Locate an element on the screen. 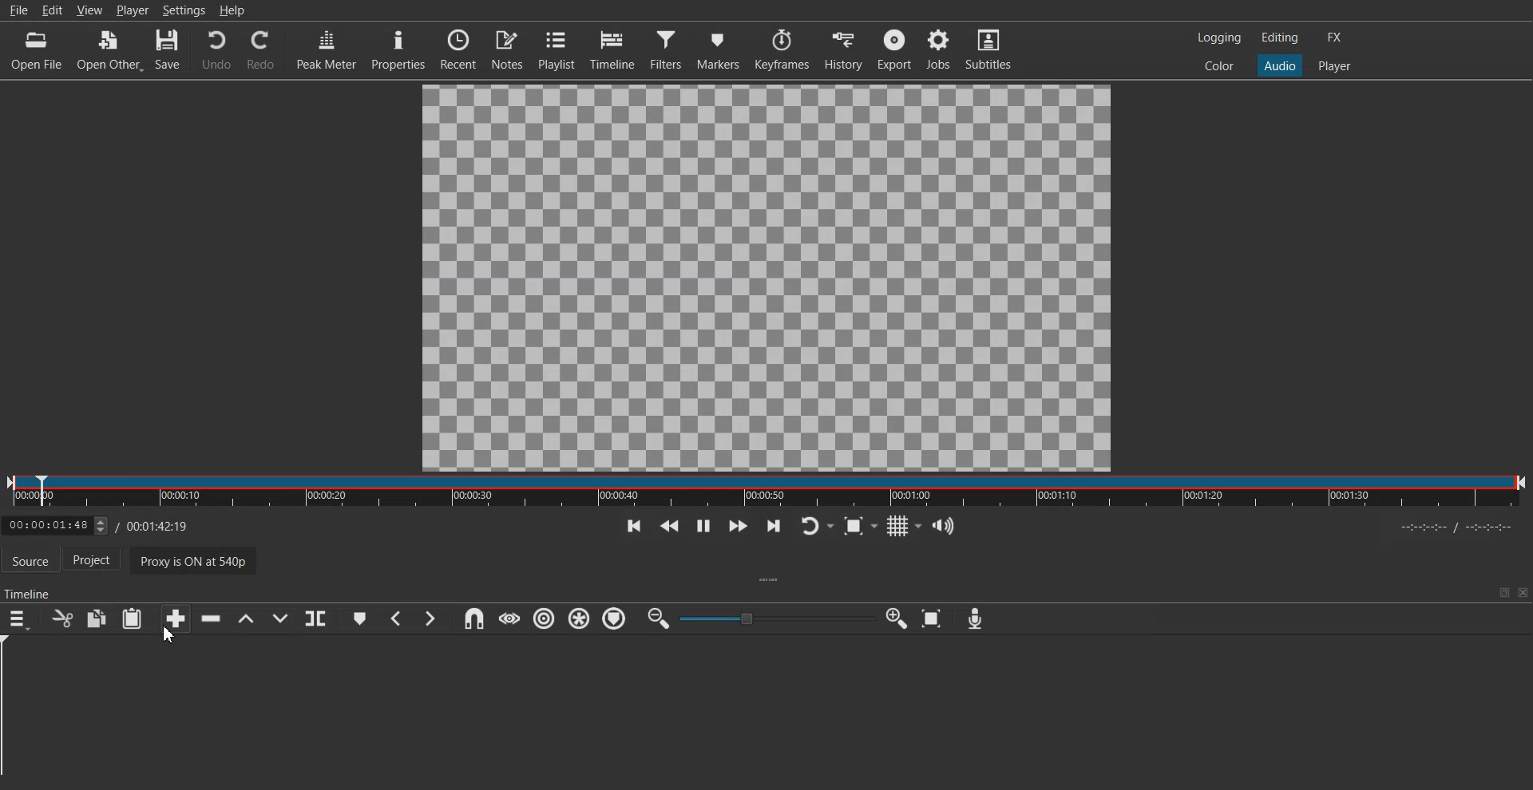 Image resolution: width=1533 pixels, height=790 pixels. Project is located at coordinates (97, 561).